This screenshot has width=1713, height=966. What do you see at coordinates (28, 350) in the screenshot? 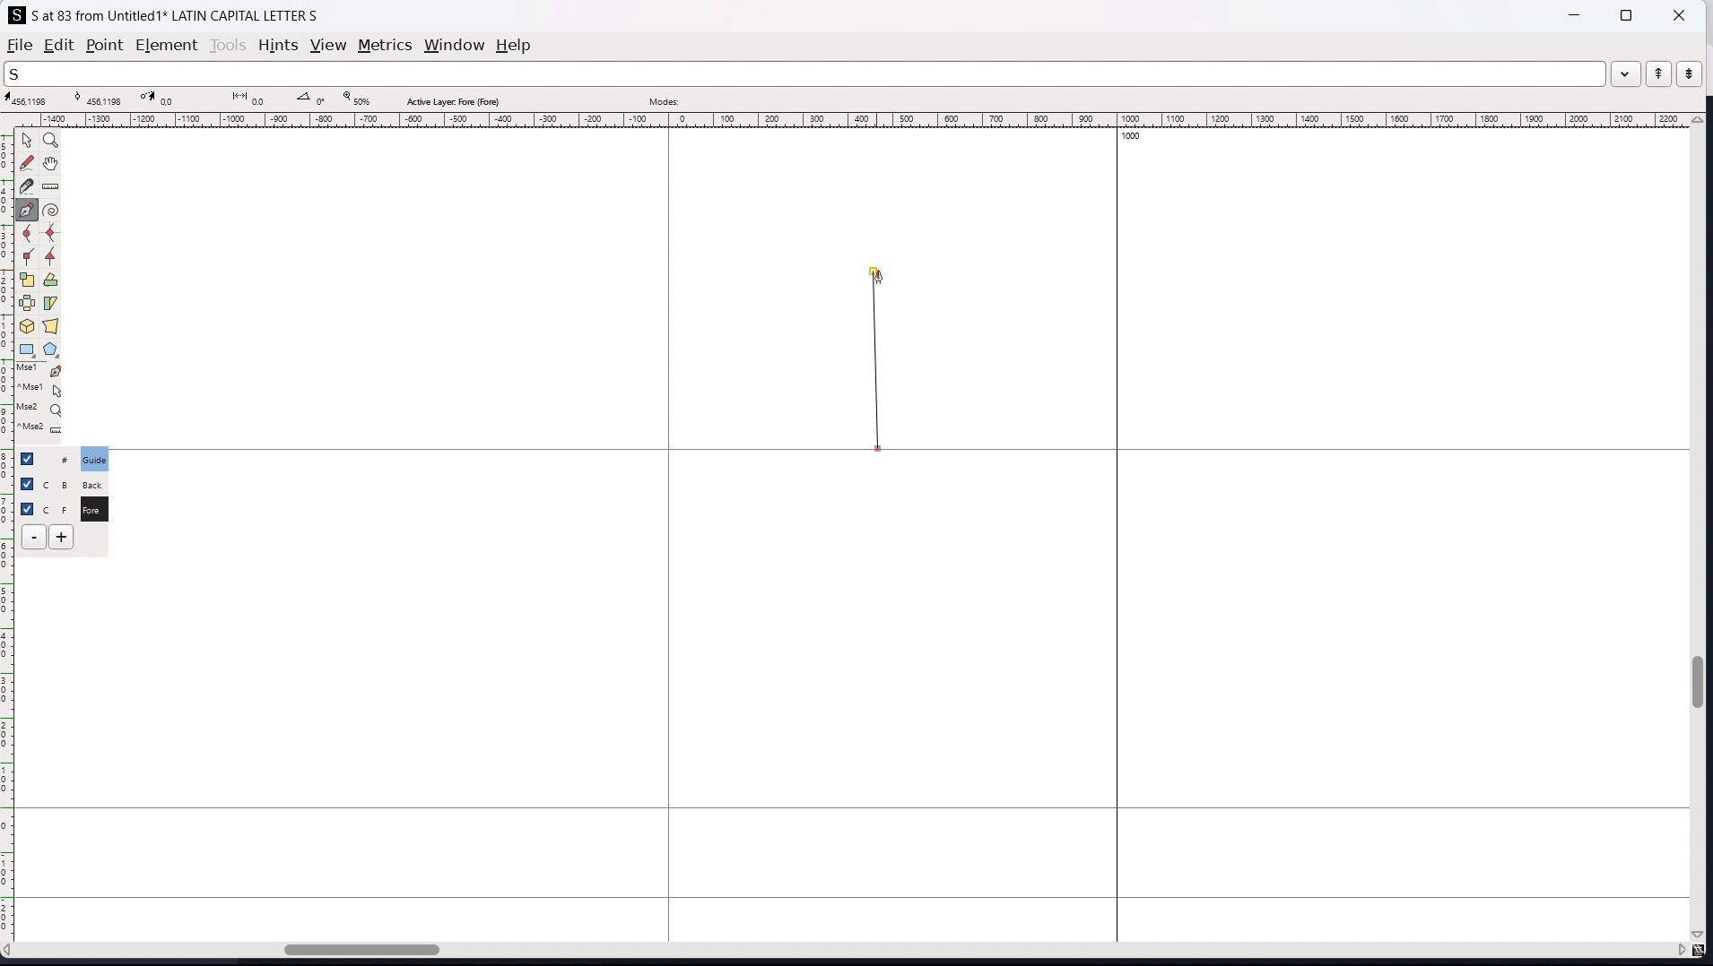
I see `rectangle and ellipse` at bounding box center [28, 350].